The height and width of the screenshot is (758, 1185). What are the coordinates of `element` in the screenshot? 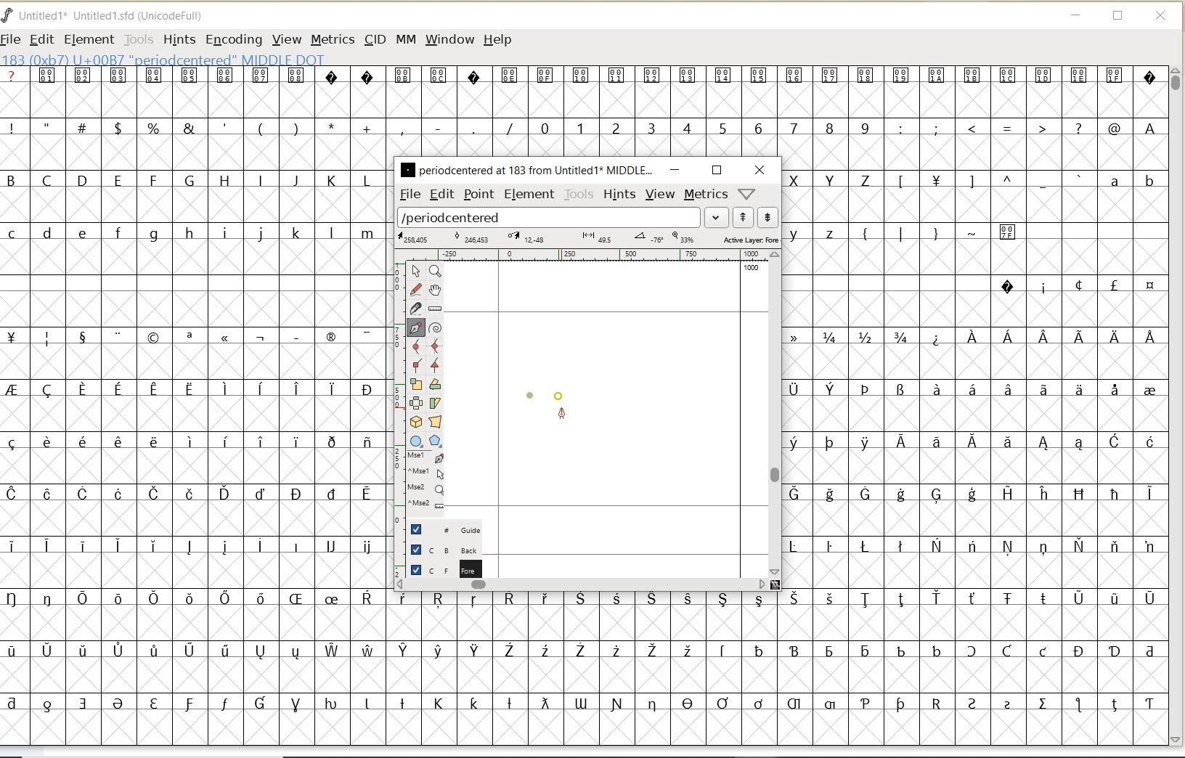 It's located at (527, 194).